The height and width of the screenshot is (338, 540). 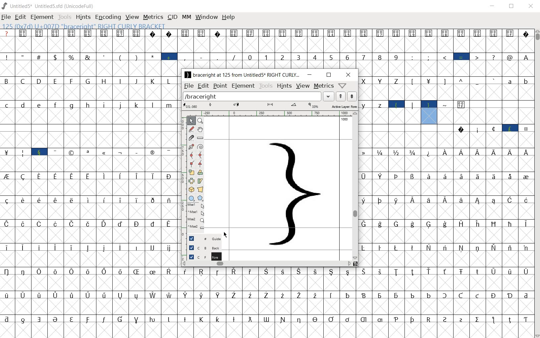 I want to click on polygon or star, so click(x=201, y=198).